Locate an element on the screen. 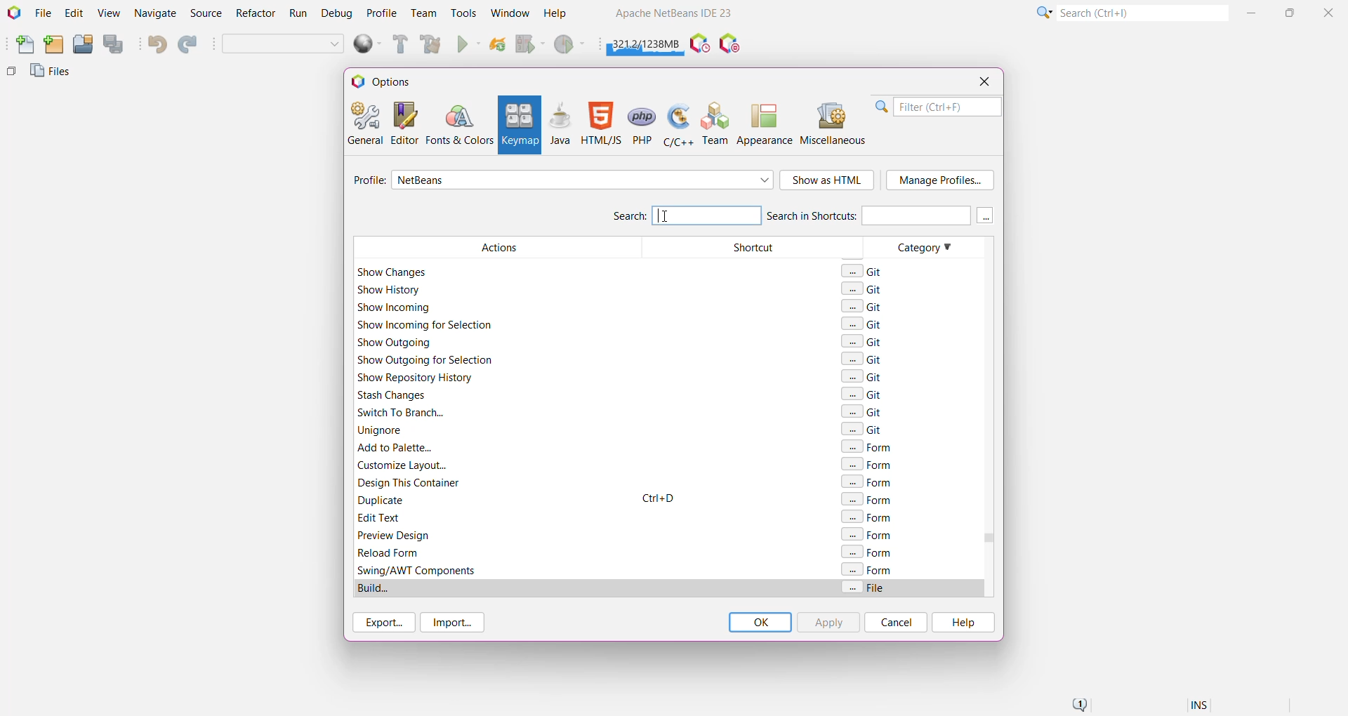  Run is located at coordinates (469, 46).